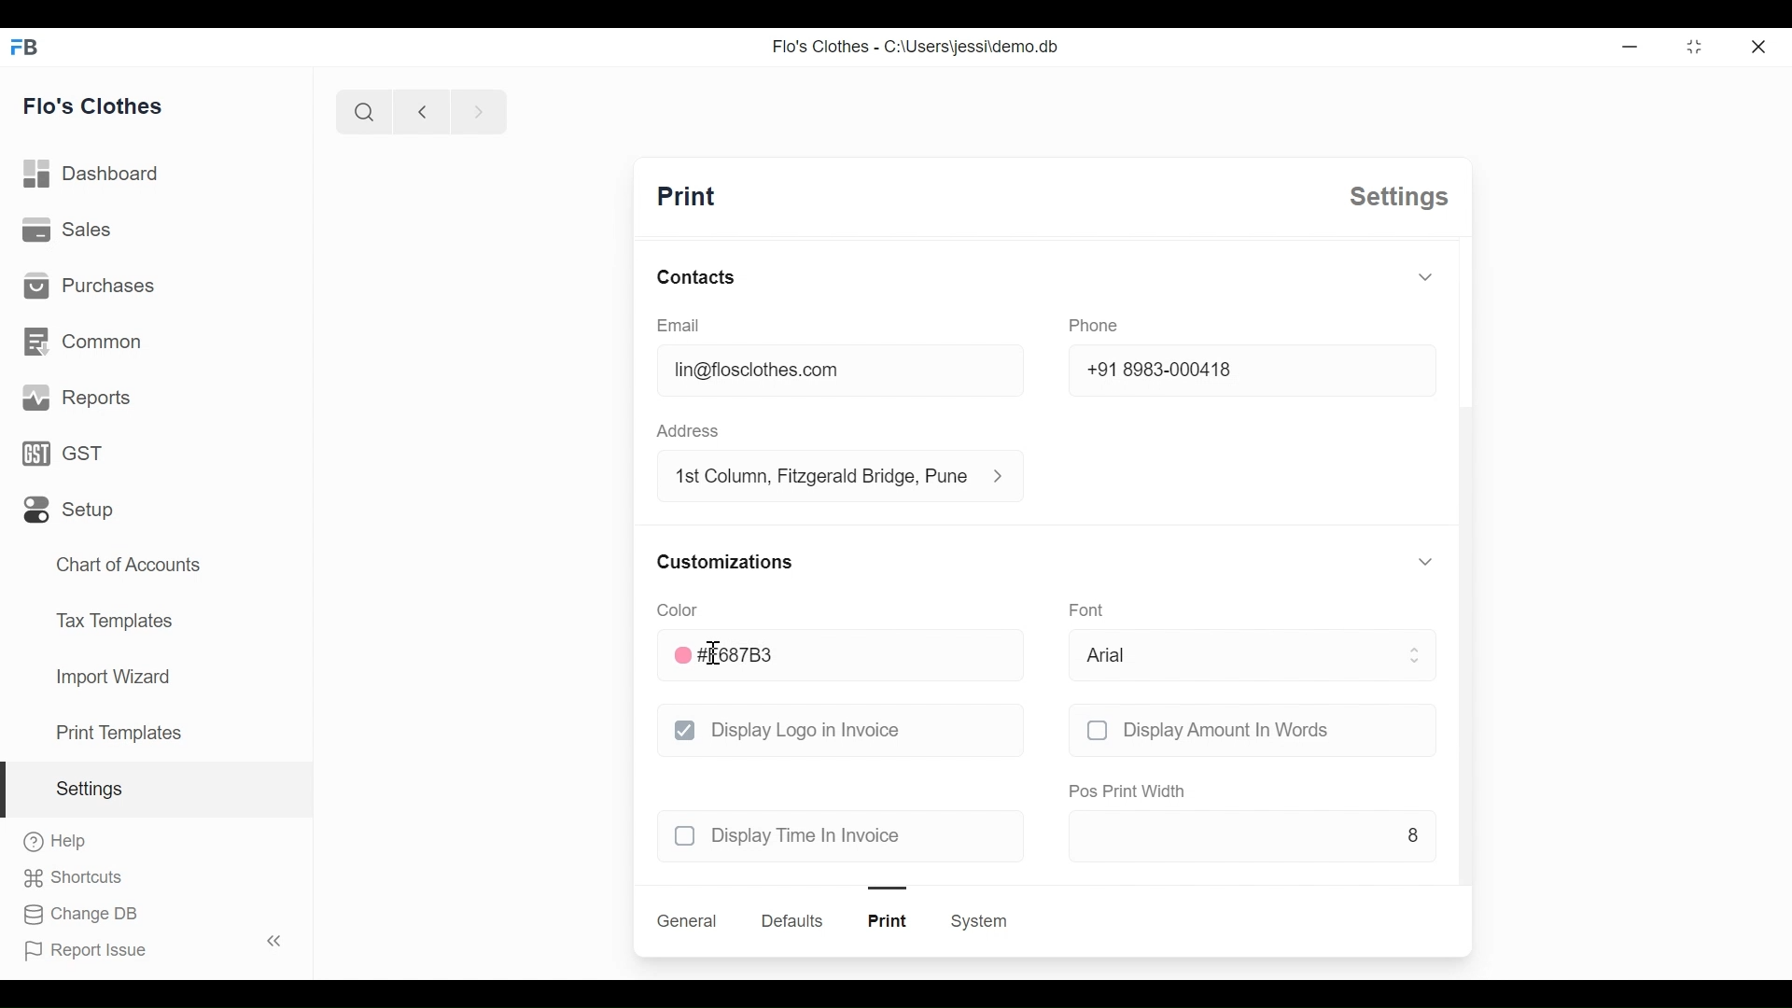 Image resolution: width=1792 pixels, height=1008 pixels. Describe the element at coordinates (686, 836) in the screenshot. I see `checkbox` at that location.